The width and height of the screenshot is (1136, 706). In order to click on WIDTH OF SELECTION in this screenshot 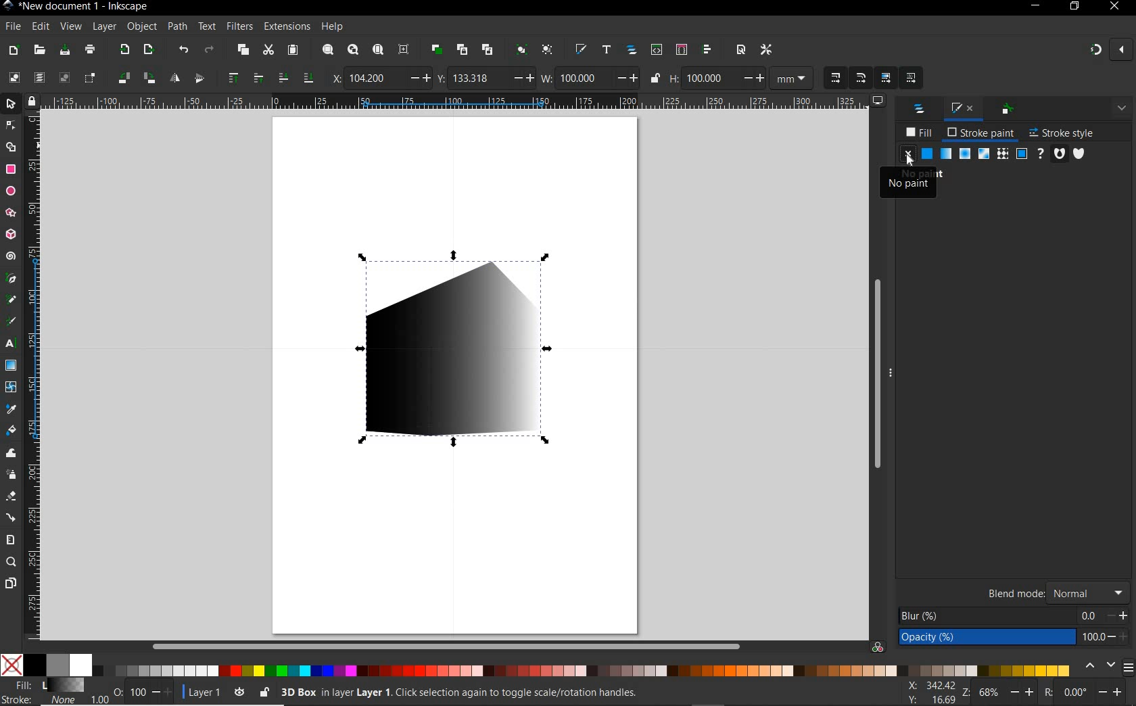, I will do `click(547, 76)`.